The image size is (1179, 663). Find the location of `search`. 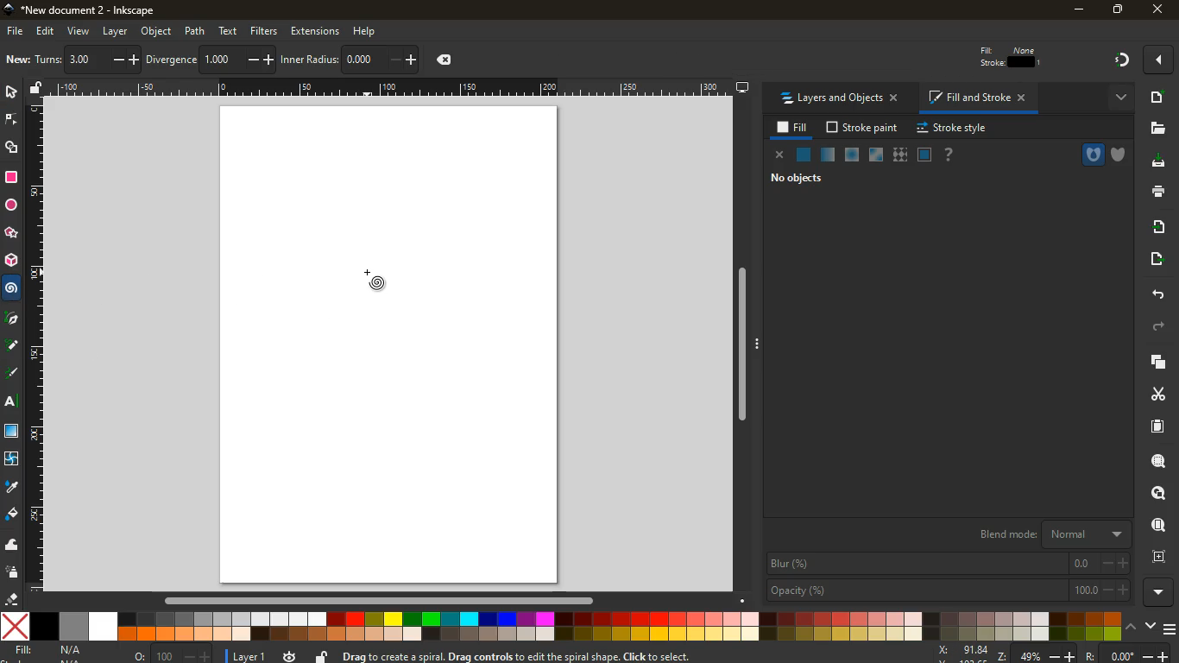

search is located at coordinates (1154, 464).